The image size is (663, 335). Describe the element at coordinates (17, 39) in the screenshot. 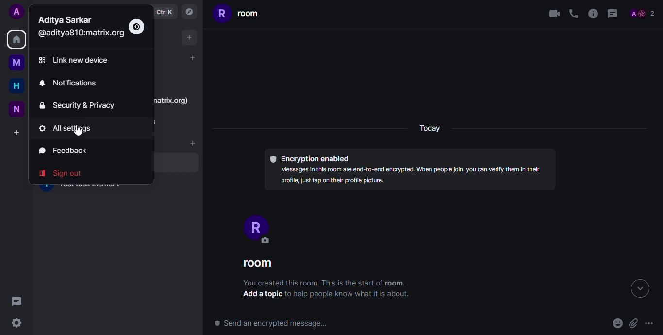

I see `home` at that location.